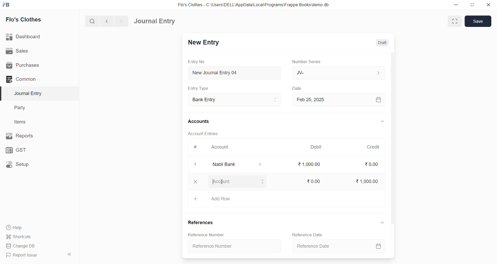  I want to click on Expand/Collapse, so click(379, 122).